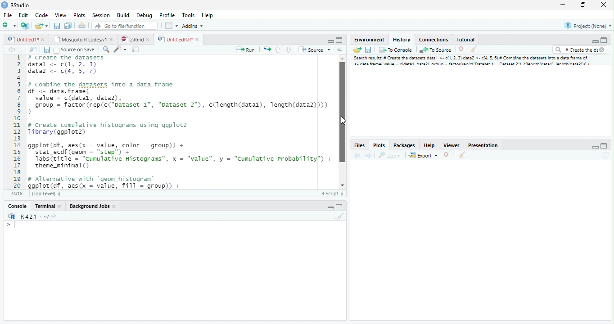 Image resolution: width=614 pixels, height=324 pixels. Describe the element at coordinates (358, 51) in the screenshot. I see `Load Workspace` at that location.